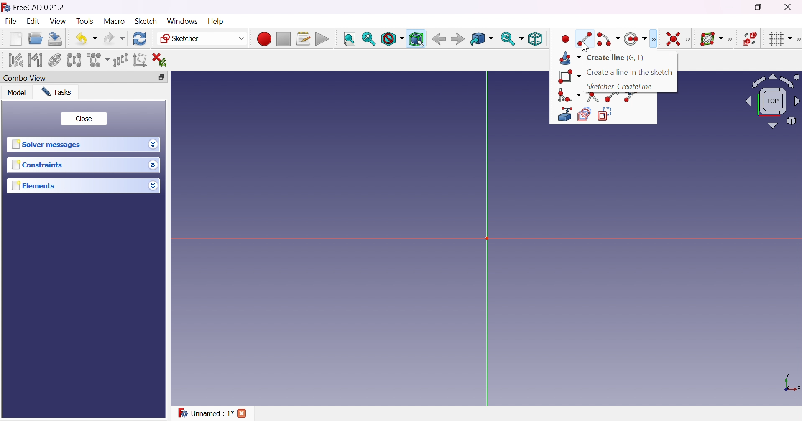 The image size is (802, 421). I want to click on Sync view, so click(512, 38).